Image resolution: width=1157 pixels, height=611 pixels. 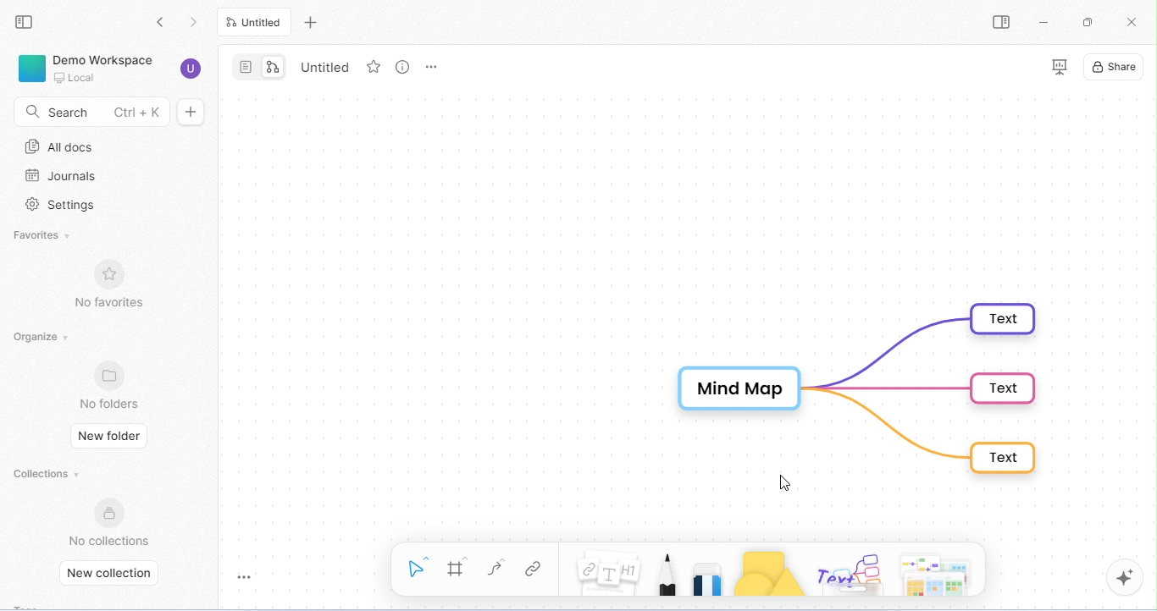 What do you see at coordinates (160, 21) in the screenshot?
I see `go back` at bounding box center [160, 21].